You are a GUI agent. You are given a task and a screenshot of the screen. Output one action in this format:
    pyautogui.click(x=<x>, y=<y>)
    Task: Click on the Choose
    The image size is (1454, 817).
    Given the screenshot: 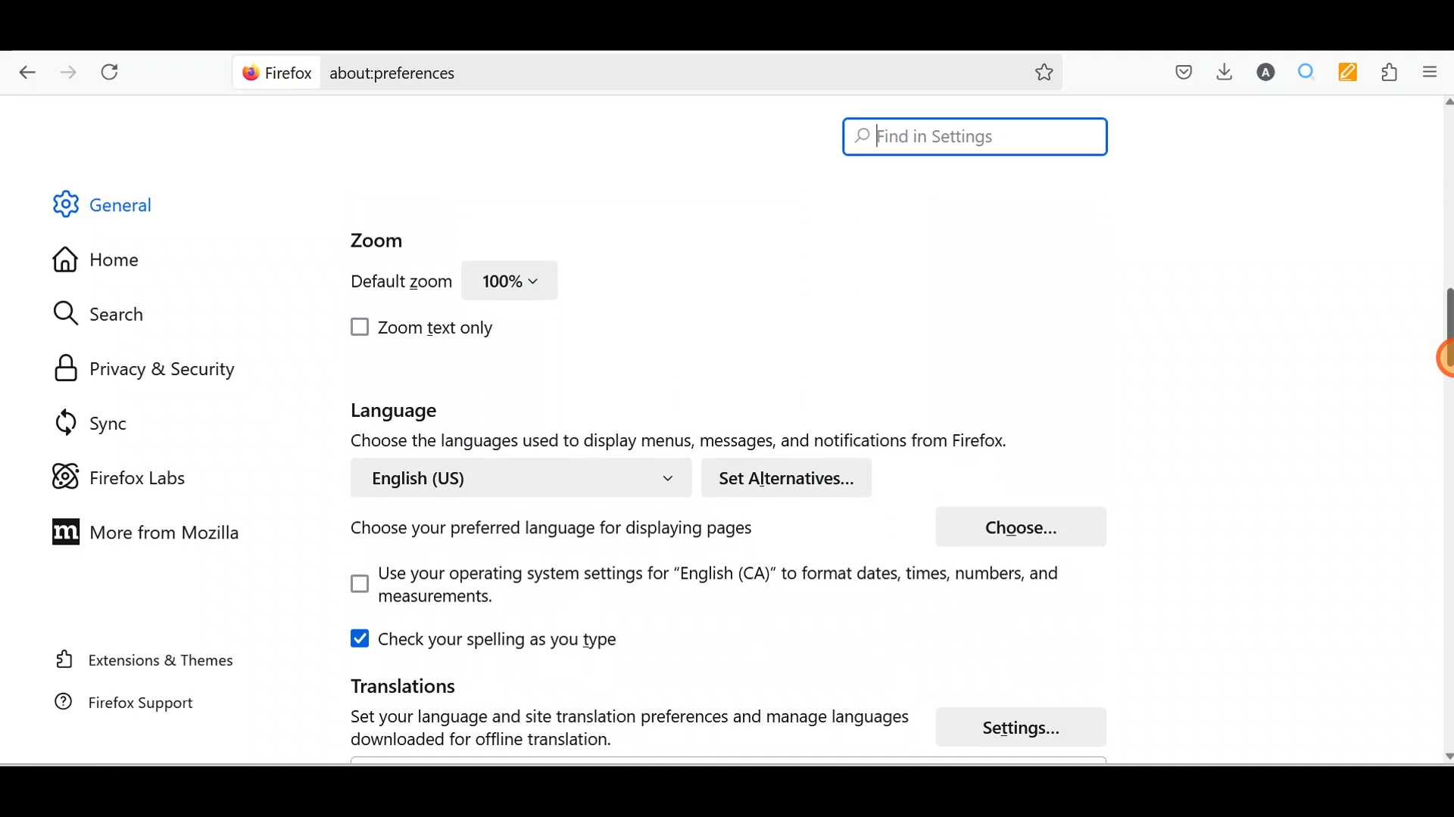 What is the action you would take?
    pyautogui.click(x=1020, y=525)
    